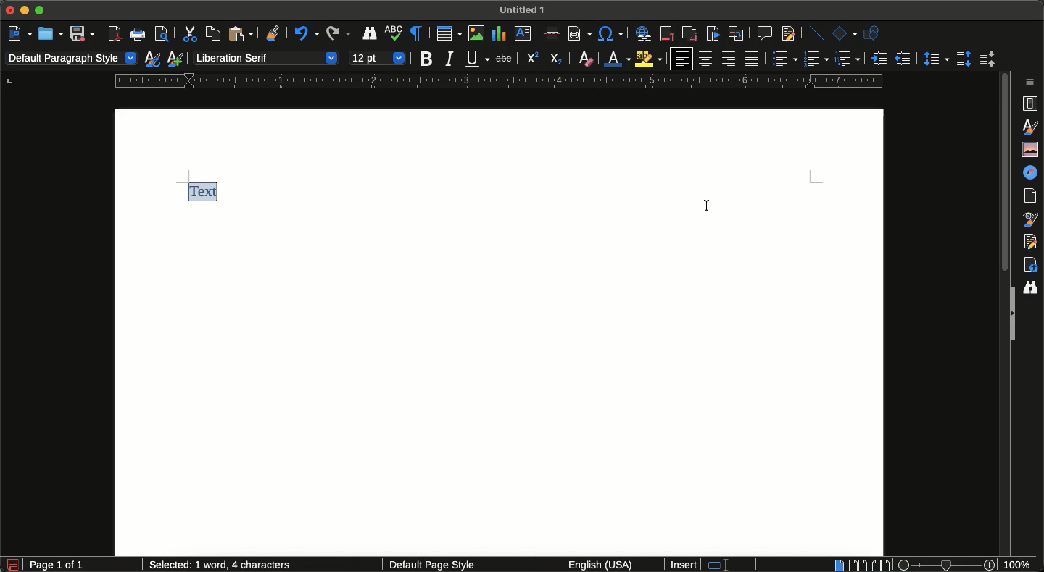 The image size is (1044, 572). What do you see at coordinates (1033, 196) in the screenshot?
I see `Page` at bounding box center [1033, 196].